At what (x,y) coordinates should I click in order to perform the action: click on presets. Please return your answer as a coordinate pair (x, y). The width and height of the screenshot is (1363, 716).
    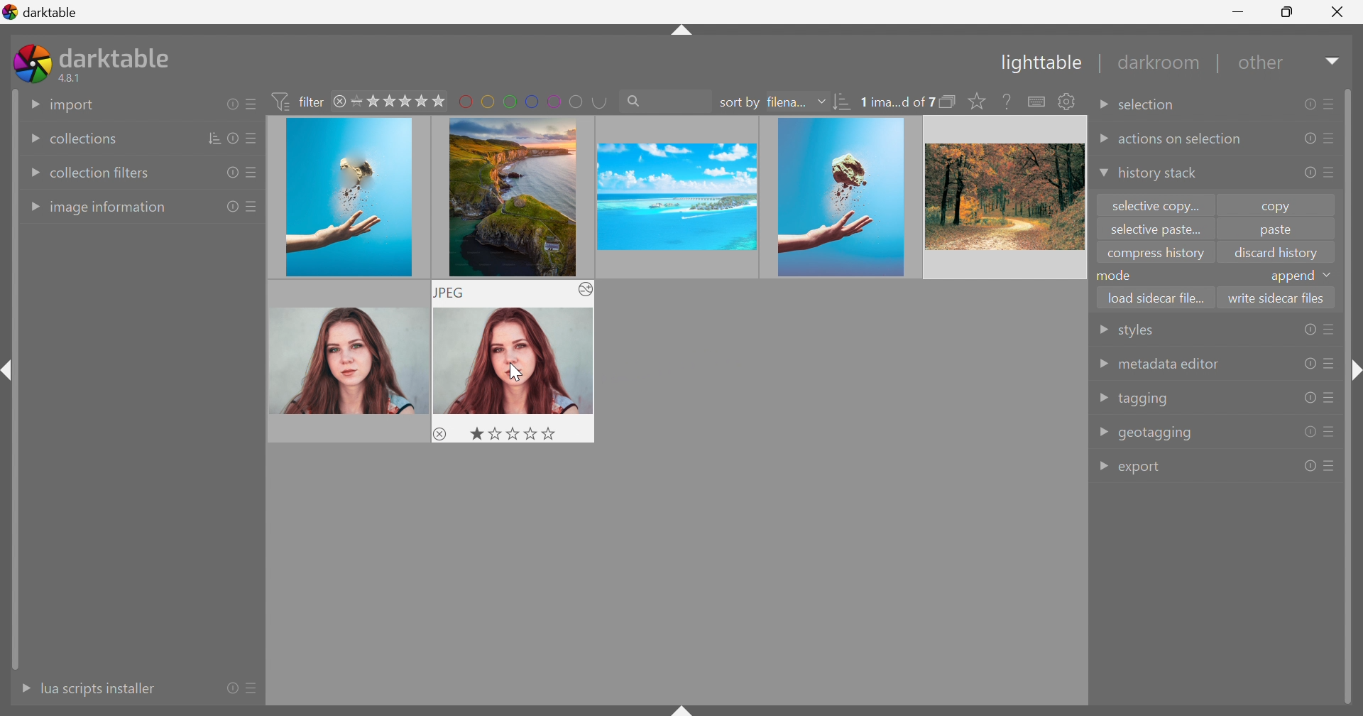
    Looking at the image, I should click on (1330, 364).